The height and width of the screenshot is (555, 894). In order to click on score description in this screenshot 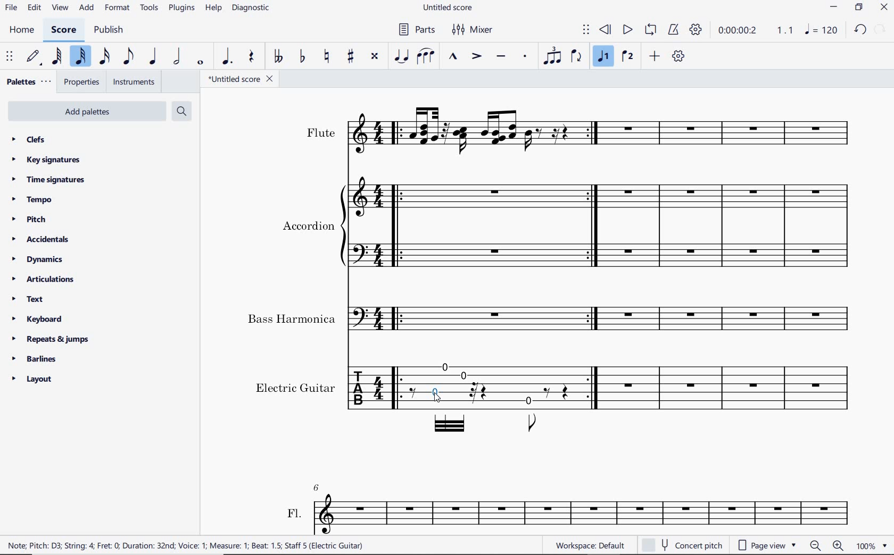, I will do `click(186, 546)`.